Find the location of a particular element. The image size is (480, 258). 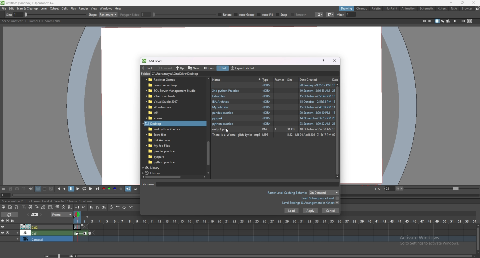

cursor is located at coordinates (227, 130).